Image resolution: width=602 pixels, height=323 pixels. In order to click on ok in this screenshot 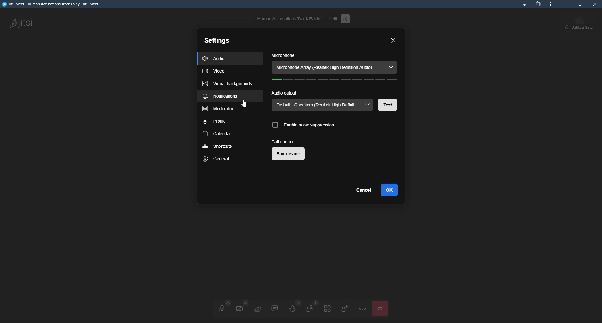, I will do `click(390, 190)`.